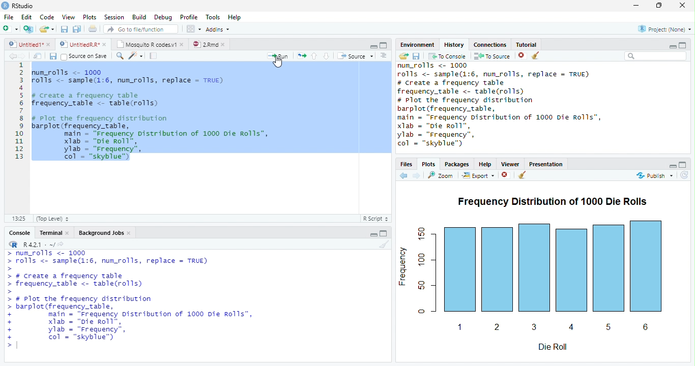 The height and width of the screenshot is (366, 695). I want to click on R Script, so click(376, 219).